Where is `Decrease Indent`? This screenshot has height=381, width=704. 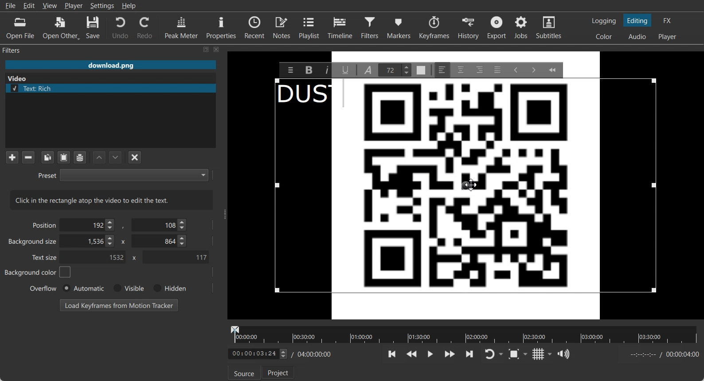 Decrease Indent is located at coordinates (516, 70).